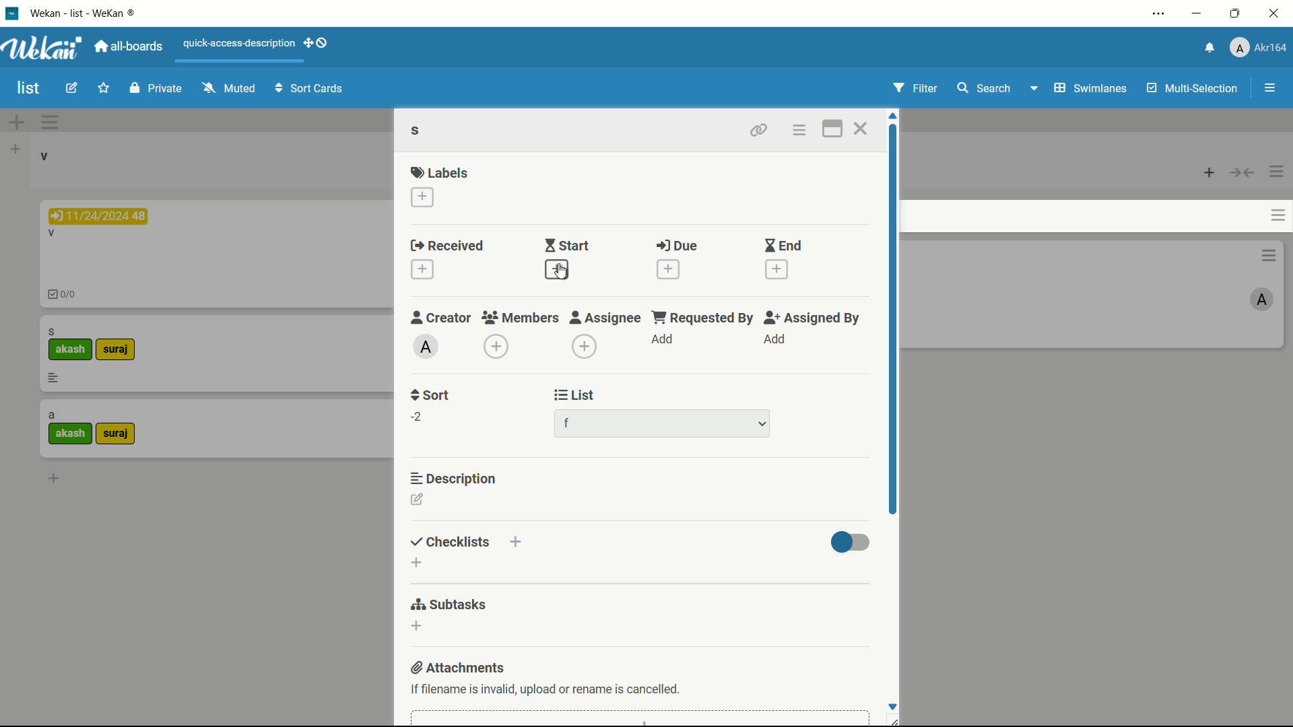  I want to click on add due date, so click(668, 269).